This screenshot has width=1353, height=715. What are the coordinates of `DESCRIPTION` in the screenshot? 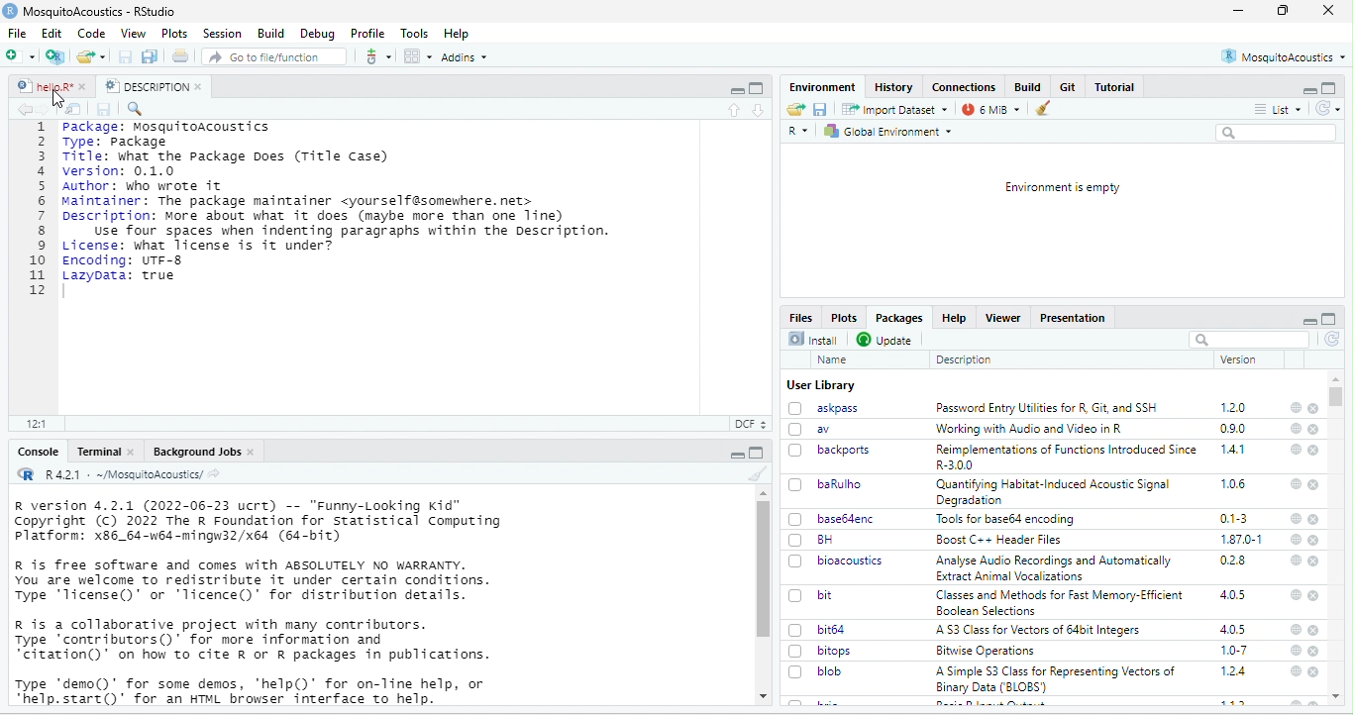 It's located at (153, 86).